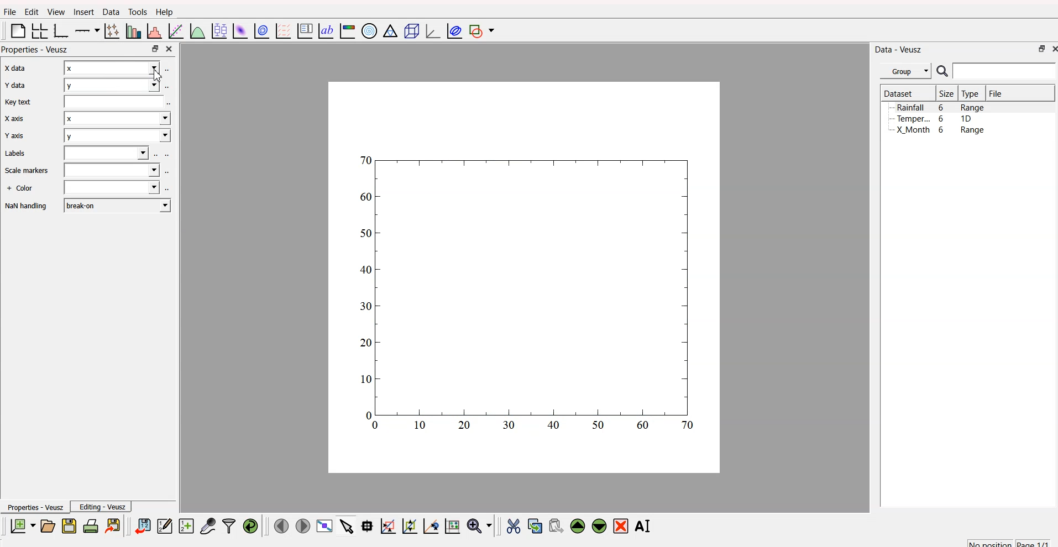  I want to click on rename the selected widget, so click(645, 525).